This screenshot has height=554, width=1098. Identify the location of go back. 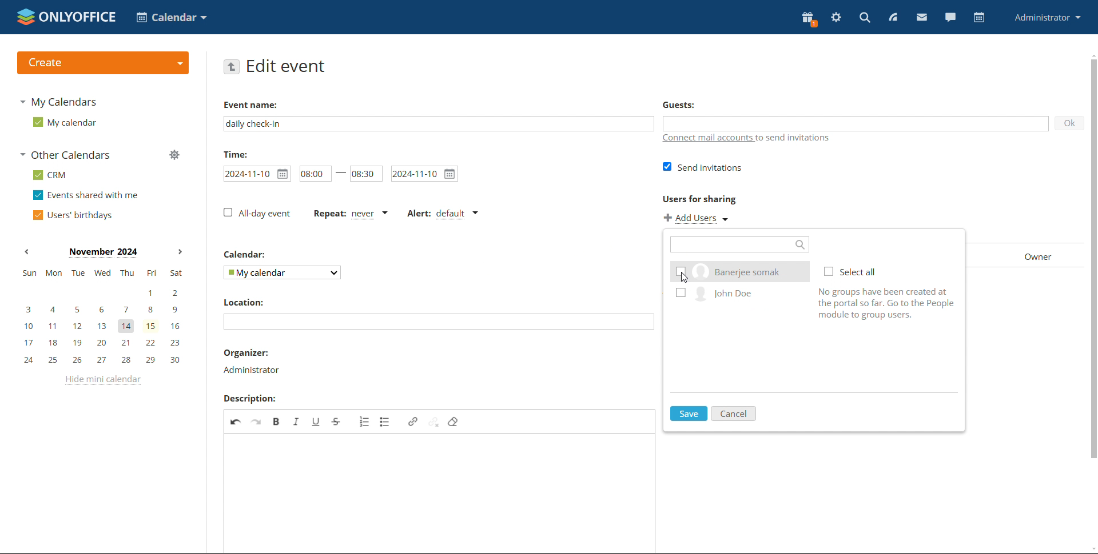
(232, 66).